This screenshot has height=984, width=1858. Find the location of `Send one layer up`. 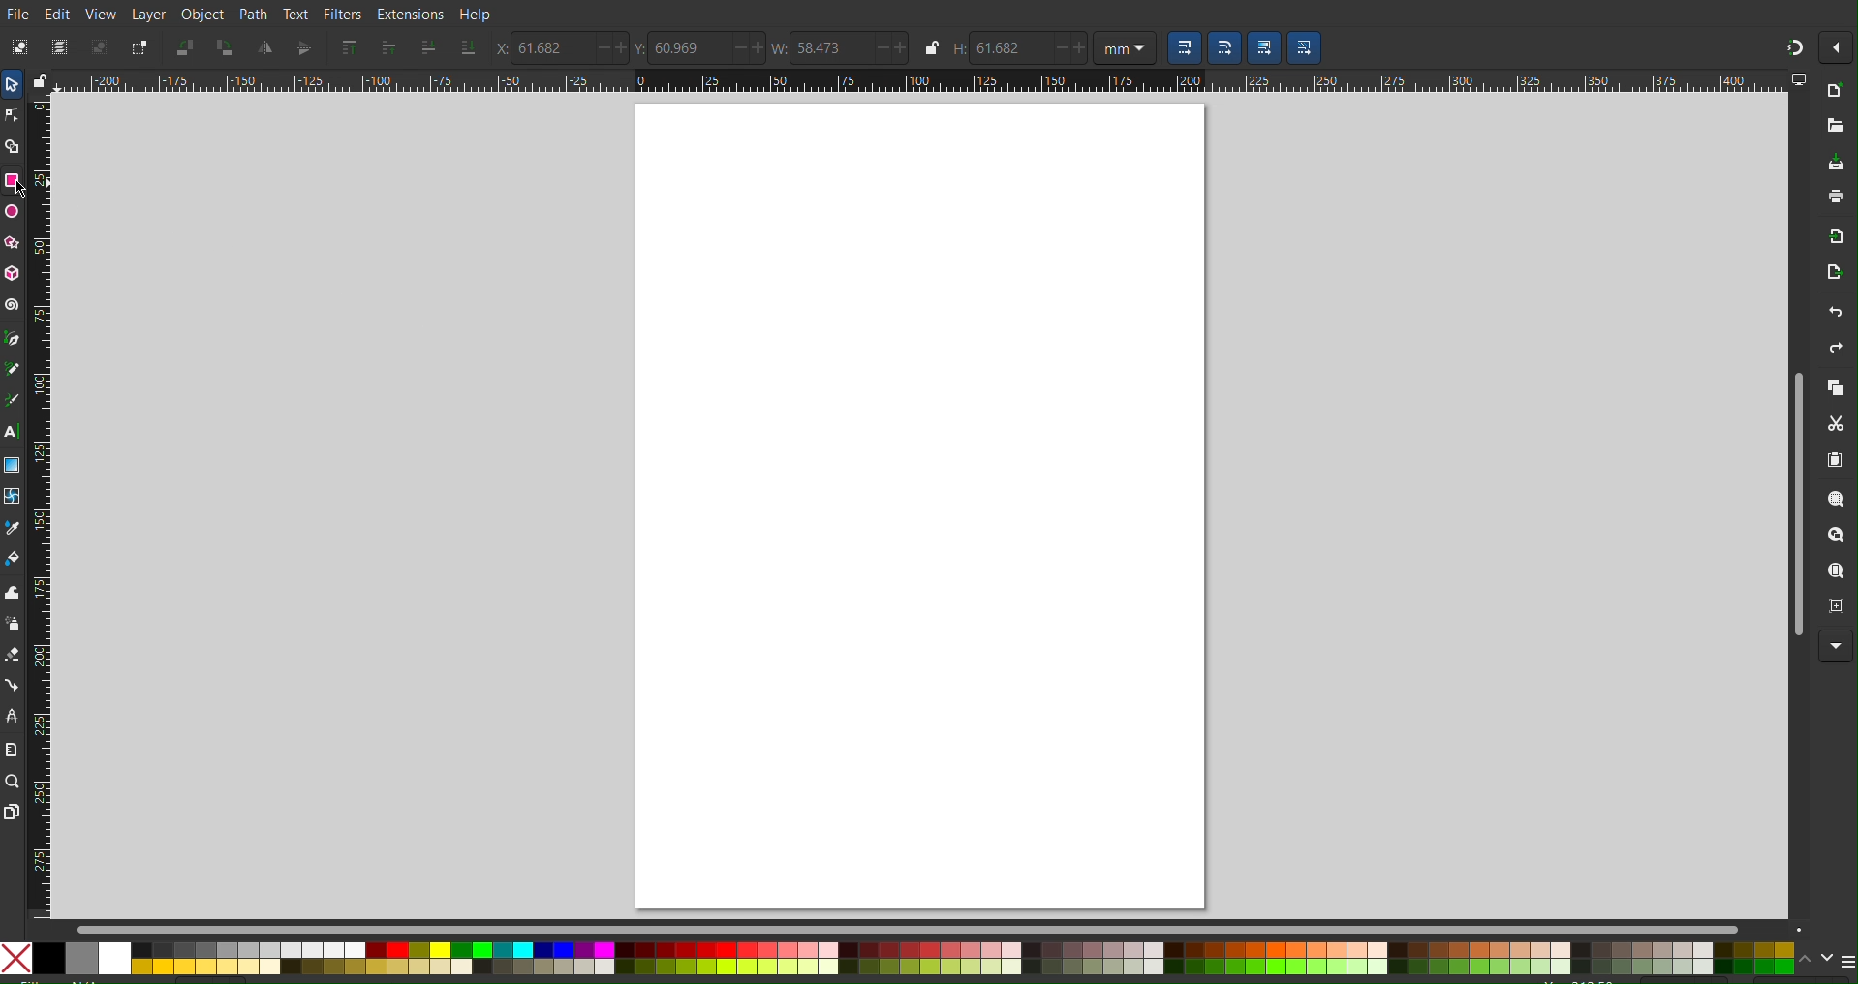

Send one layer up is located at coordinates (388, 48).